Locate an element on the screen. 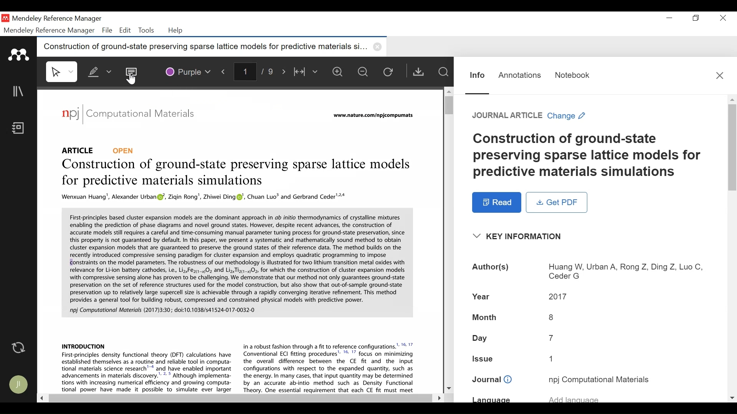  Scroll Left is located at coordinates (42, 399).